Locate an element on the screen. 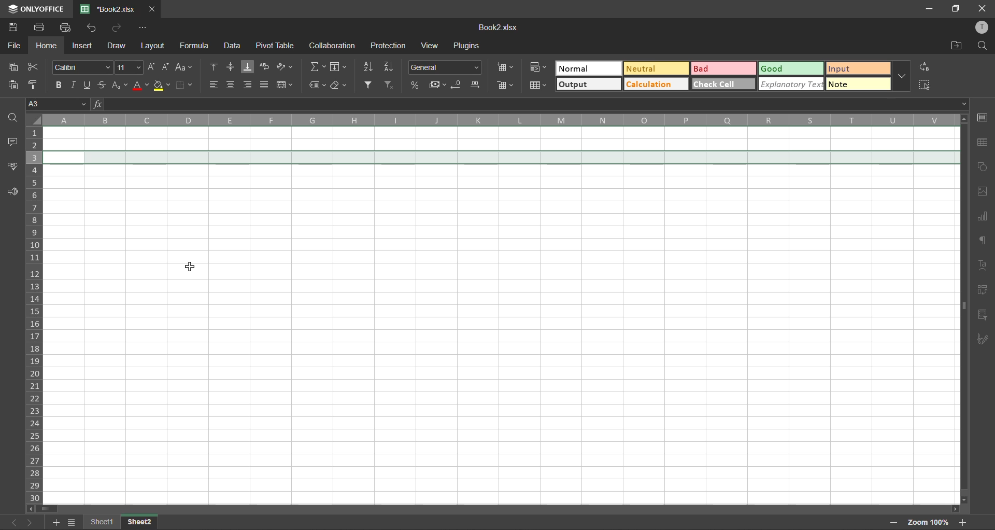  print is located at coordinates (39, 27).